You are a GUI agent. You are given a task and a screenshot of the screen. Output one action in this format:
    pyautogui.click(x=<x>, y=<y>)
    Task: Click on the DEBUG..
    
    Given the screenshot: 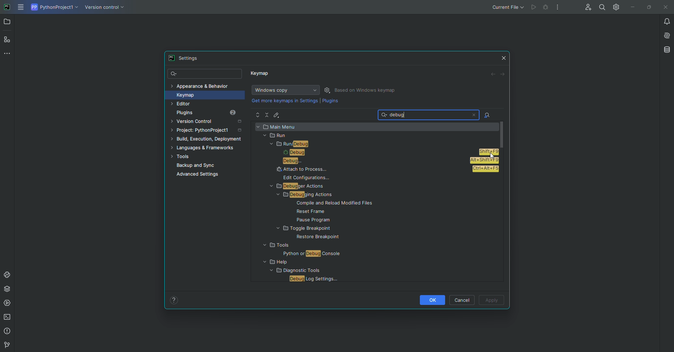 What is the action you would take?
    pyautogui.click(x=366, y=161)
    